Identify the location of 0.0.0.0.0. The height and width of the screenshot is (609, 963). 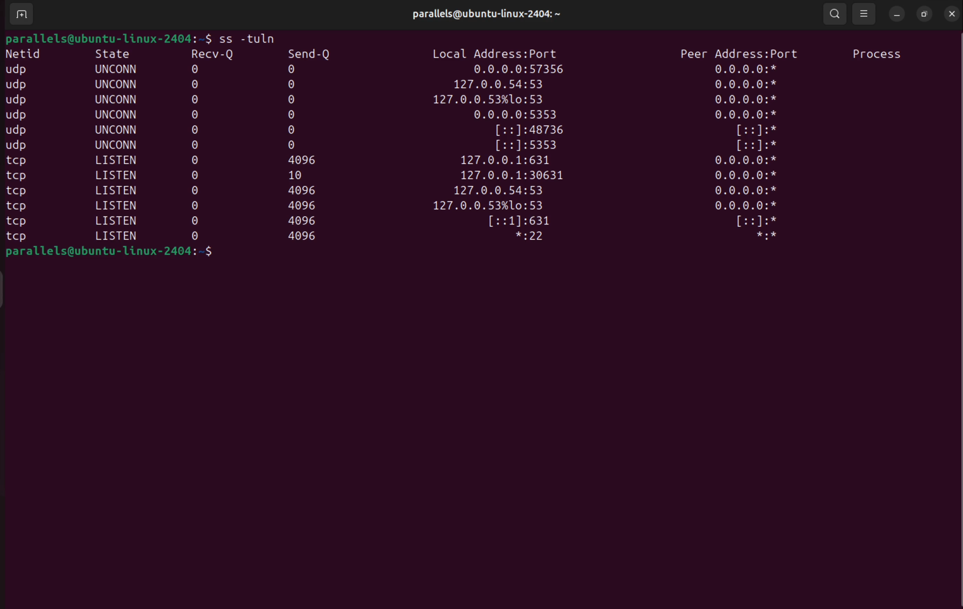
(745, 192).